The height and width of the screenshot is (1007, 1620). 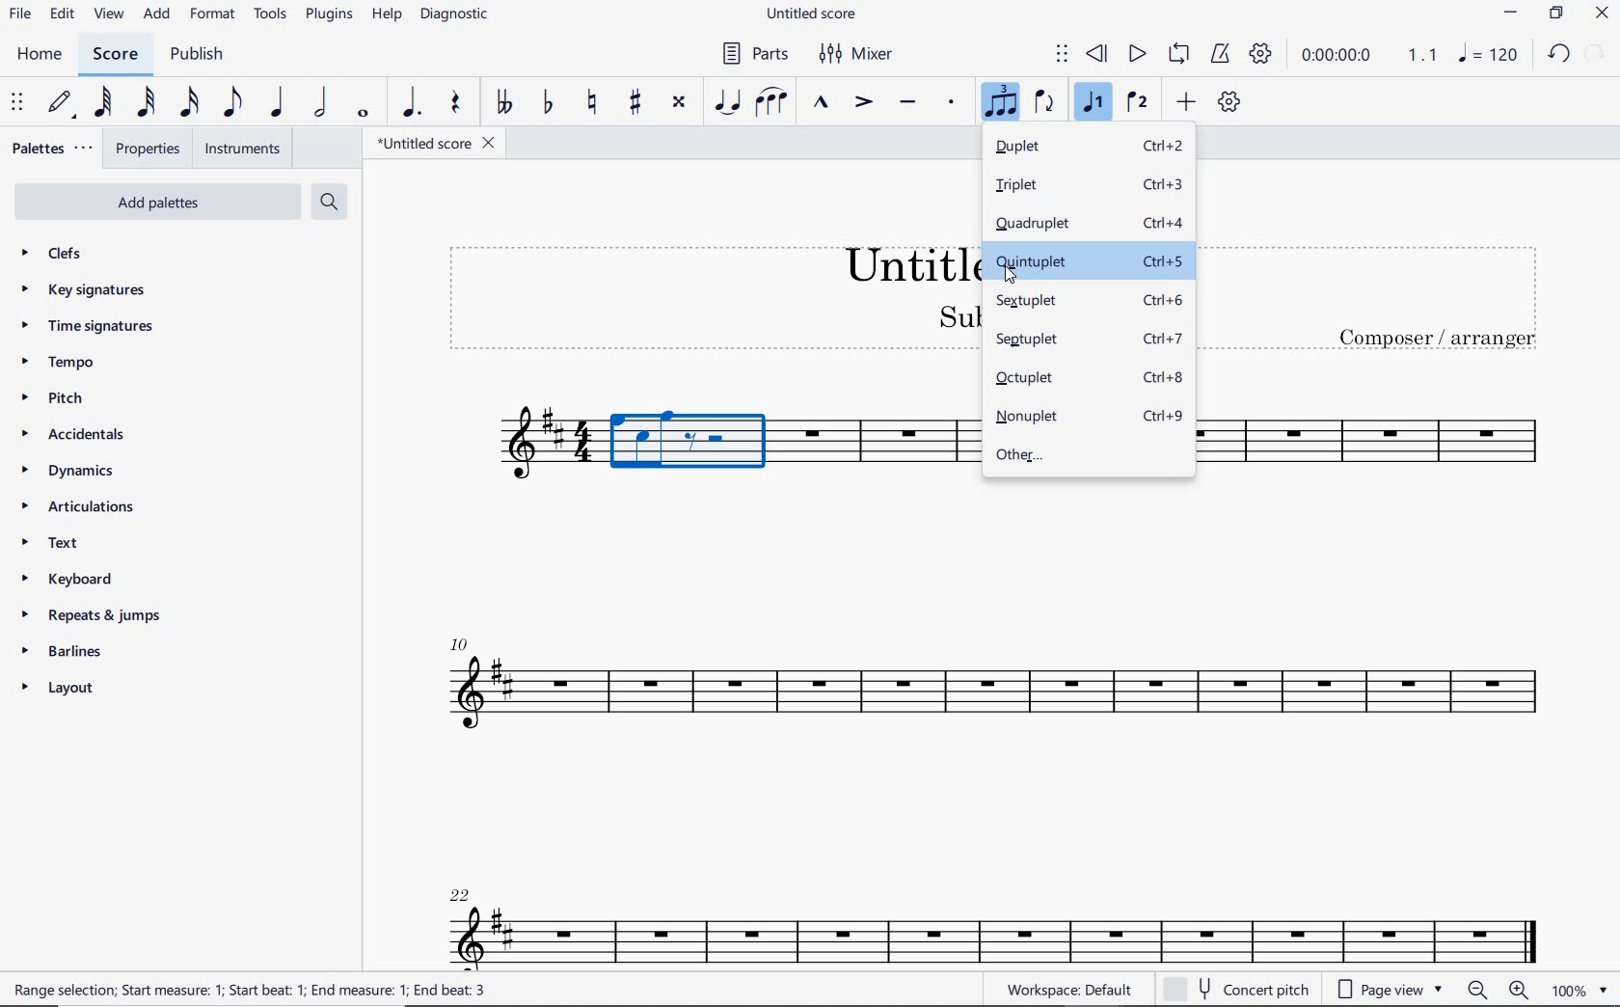 What do you see at coordinates (1093, 103) in the screenshot?
I see `VOICE 1` at bounding box center [1093, 103].